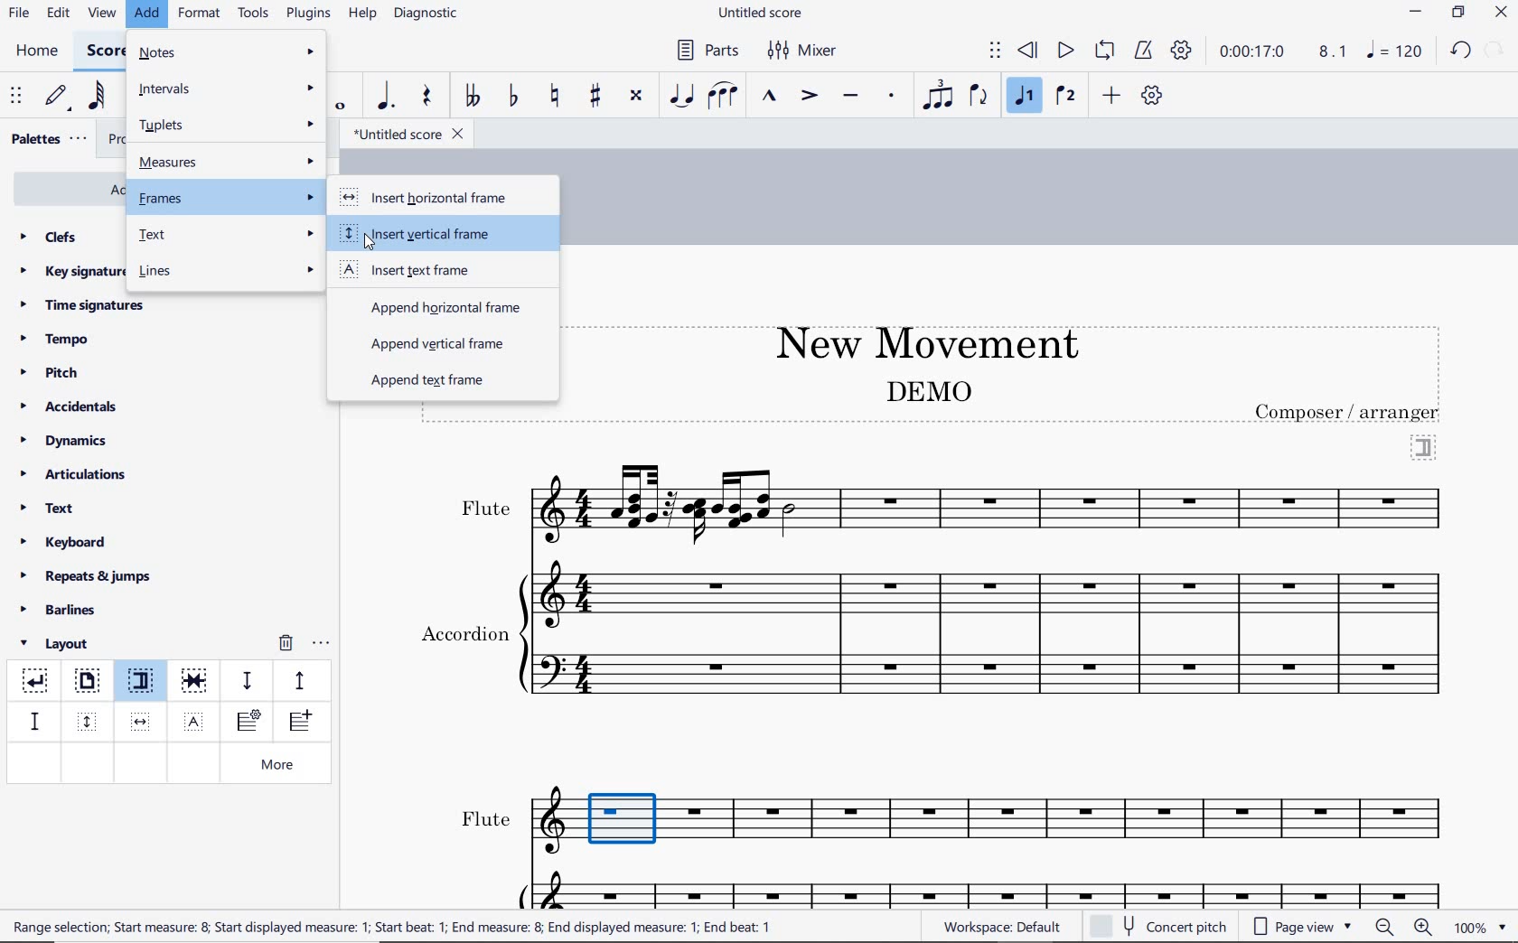 The image size is (1518, 943). Describe the element at coordinates (1153, 97) in the screenshot. I see `customize toolbar` at that location.